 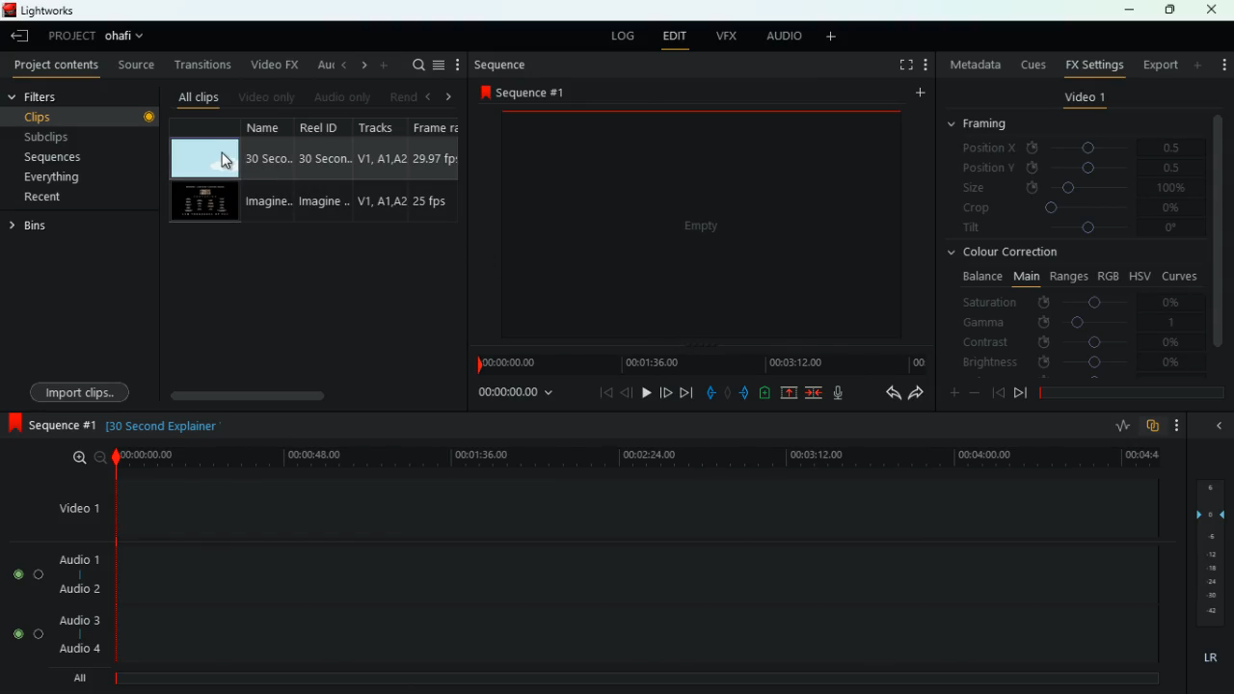 I want to click on more, so click(x=928, y=67).